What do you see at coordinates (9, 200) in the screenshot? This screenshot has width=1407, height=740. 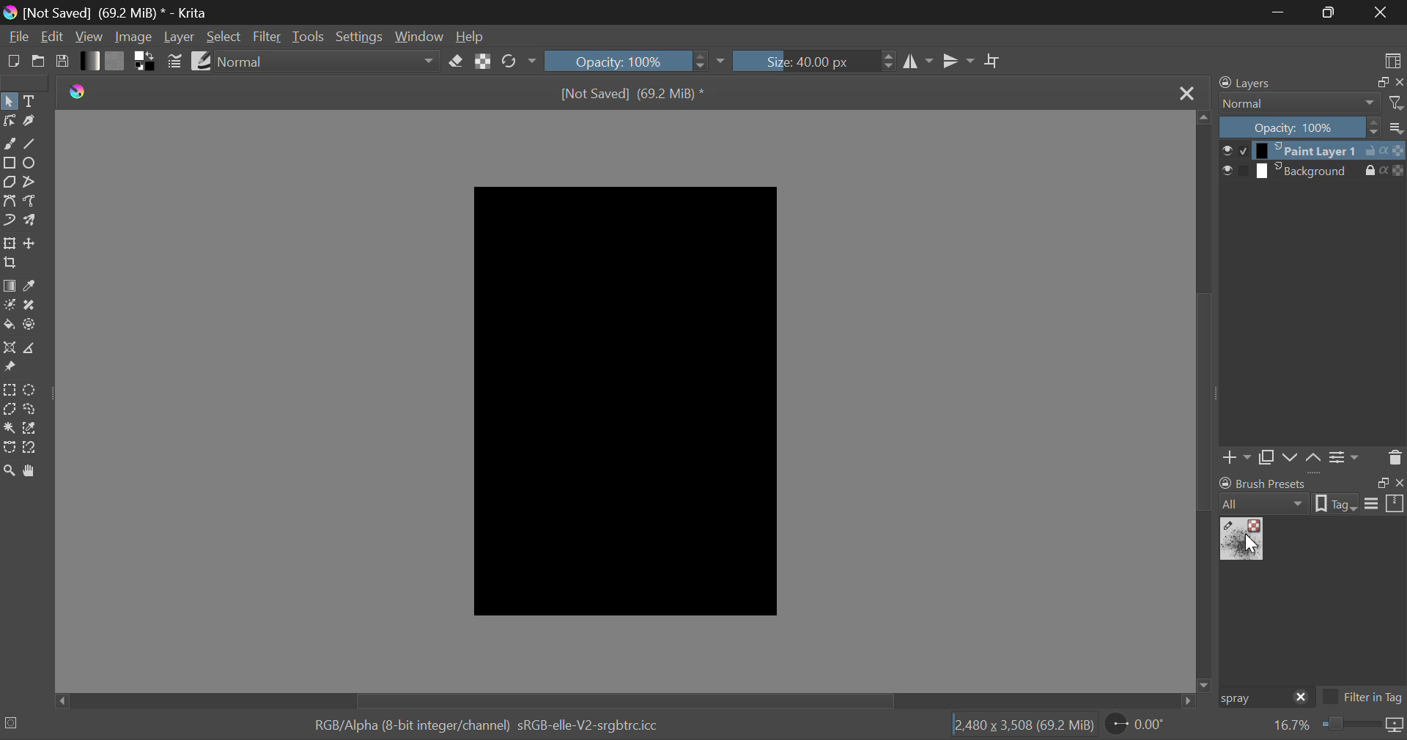 I see `Bezier Curve` at bounding box center [9, 200].